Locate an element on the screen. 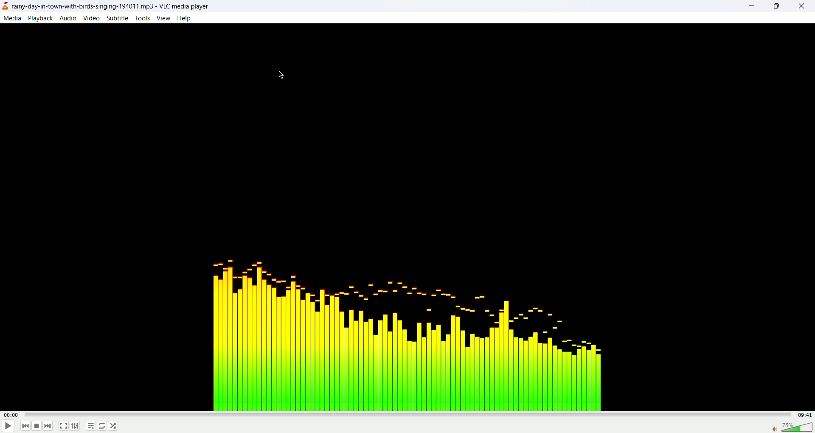 The image size is (815, 433). view is located at coordinates (163, 18).